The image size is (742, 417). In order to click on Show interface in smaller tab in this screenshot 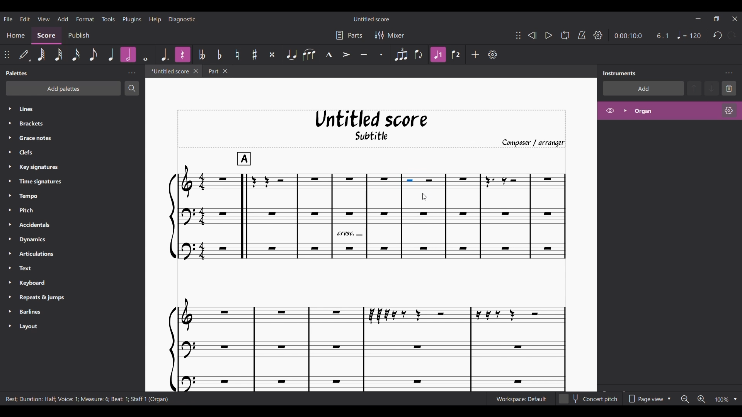, I will do `click(716, 19)`.